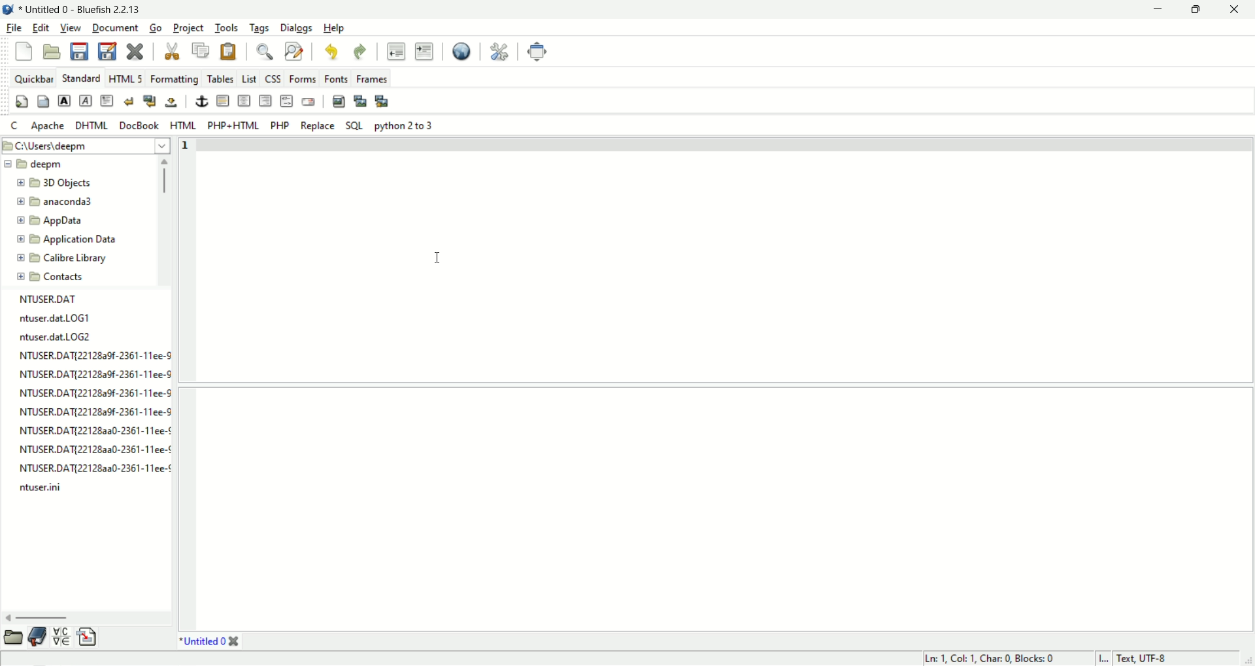 The image size is (1255, 666). I want to click on formatting, so click(175, 80).